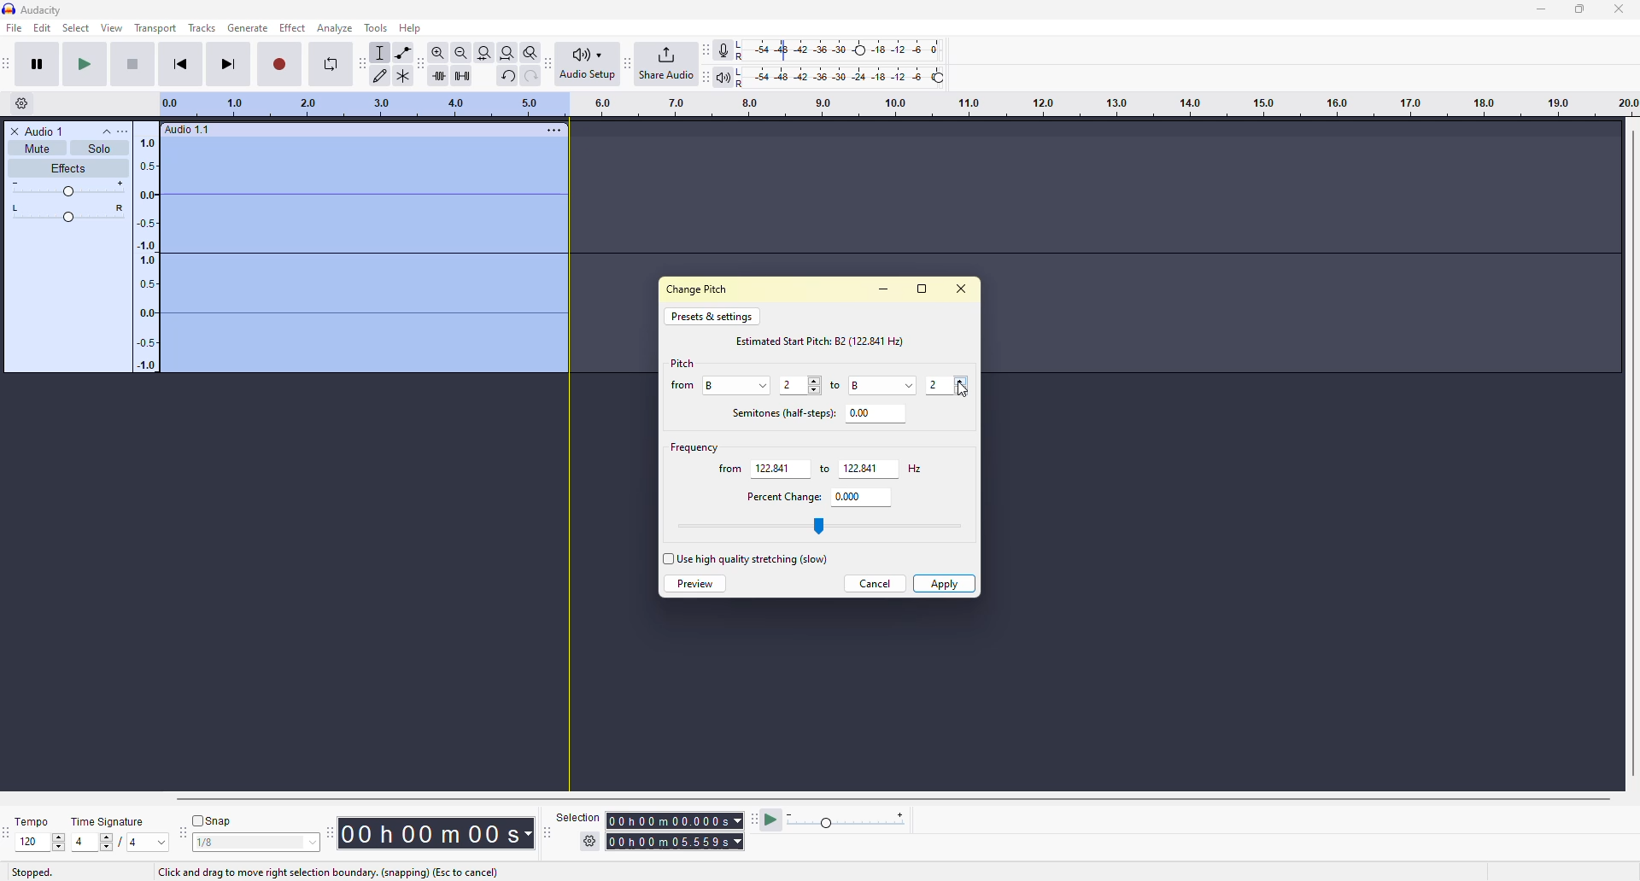 The width and height of the screenshot is (1640, 881). Describe the element at coordinates (706, 75) in the screenshot. I see `playback meter toolbar` at that location.